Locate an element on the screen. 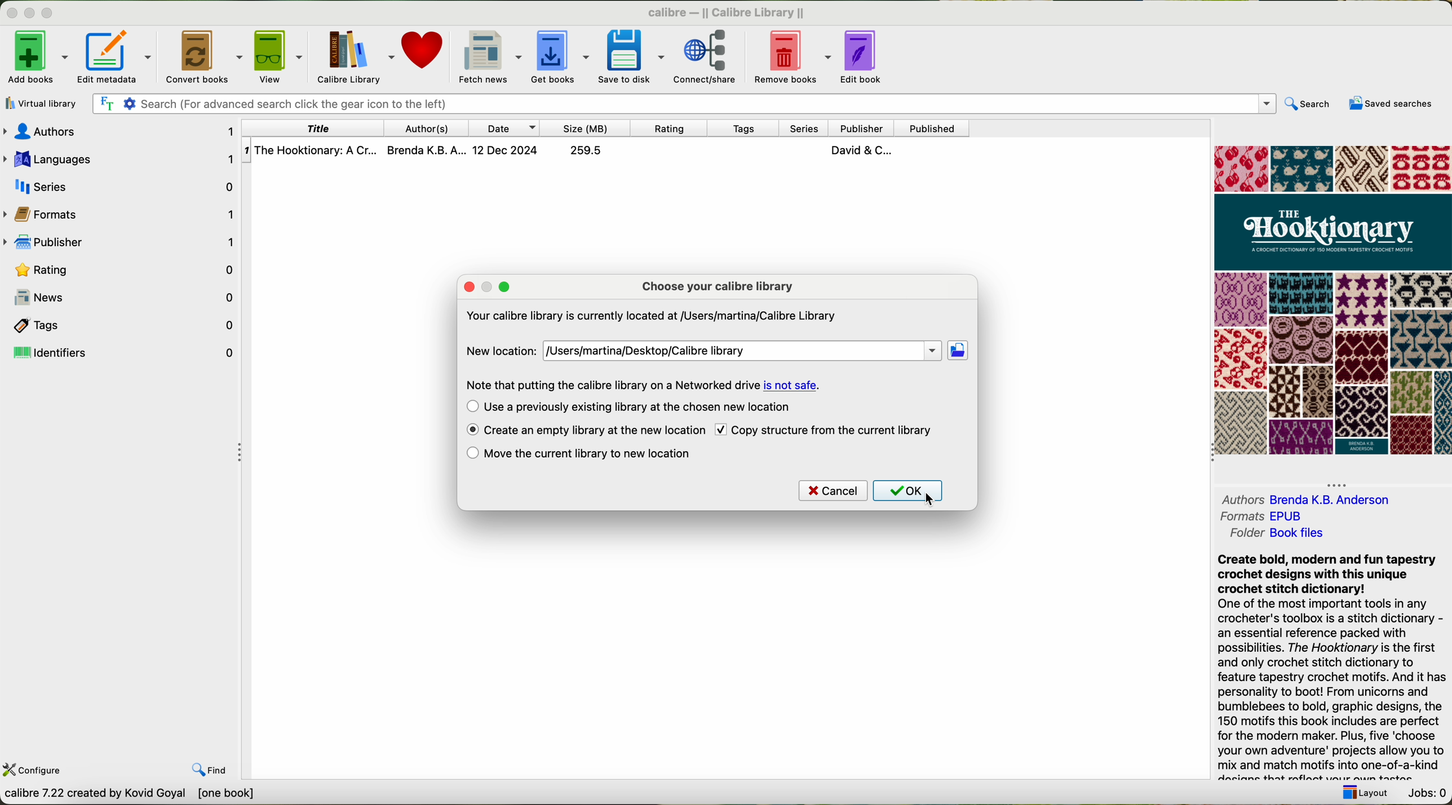 This screenshot has height=805, width=1452. layout is located at coordinates (1367, 794).